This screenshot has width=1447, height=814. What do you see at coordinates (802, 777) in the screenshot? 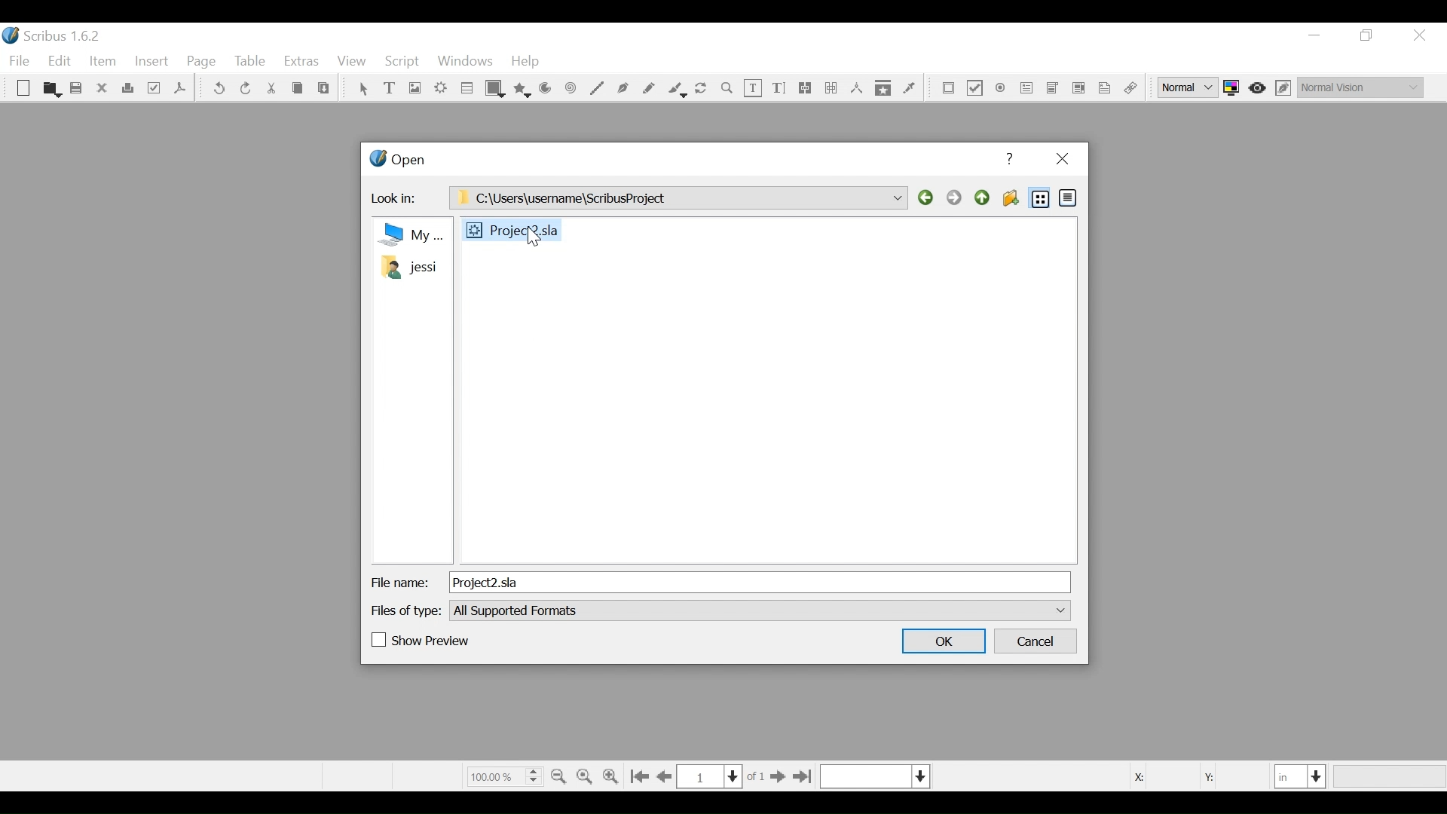
I see `Go to the last page` at bounding box center [802, 777].